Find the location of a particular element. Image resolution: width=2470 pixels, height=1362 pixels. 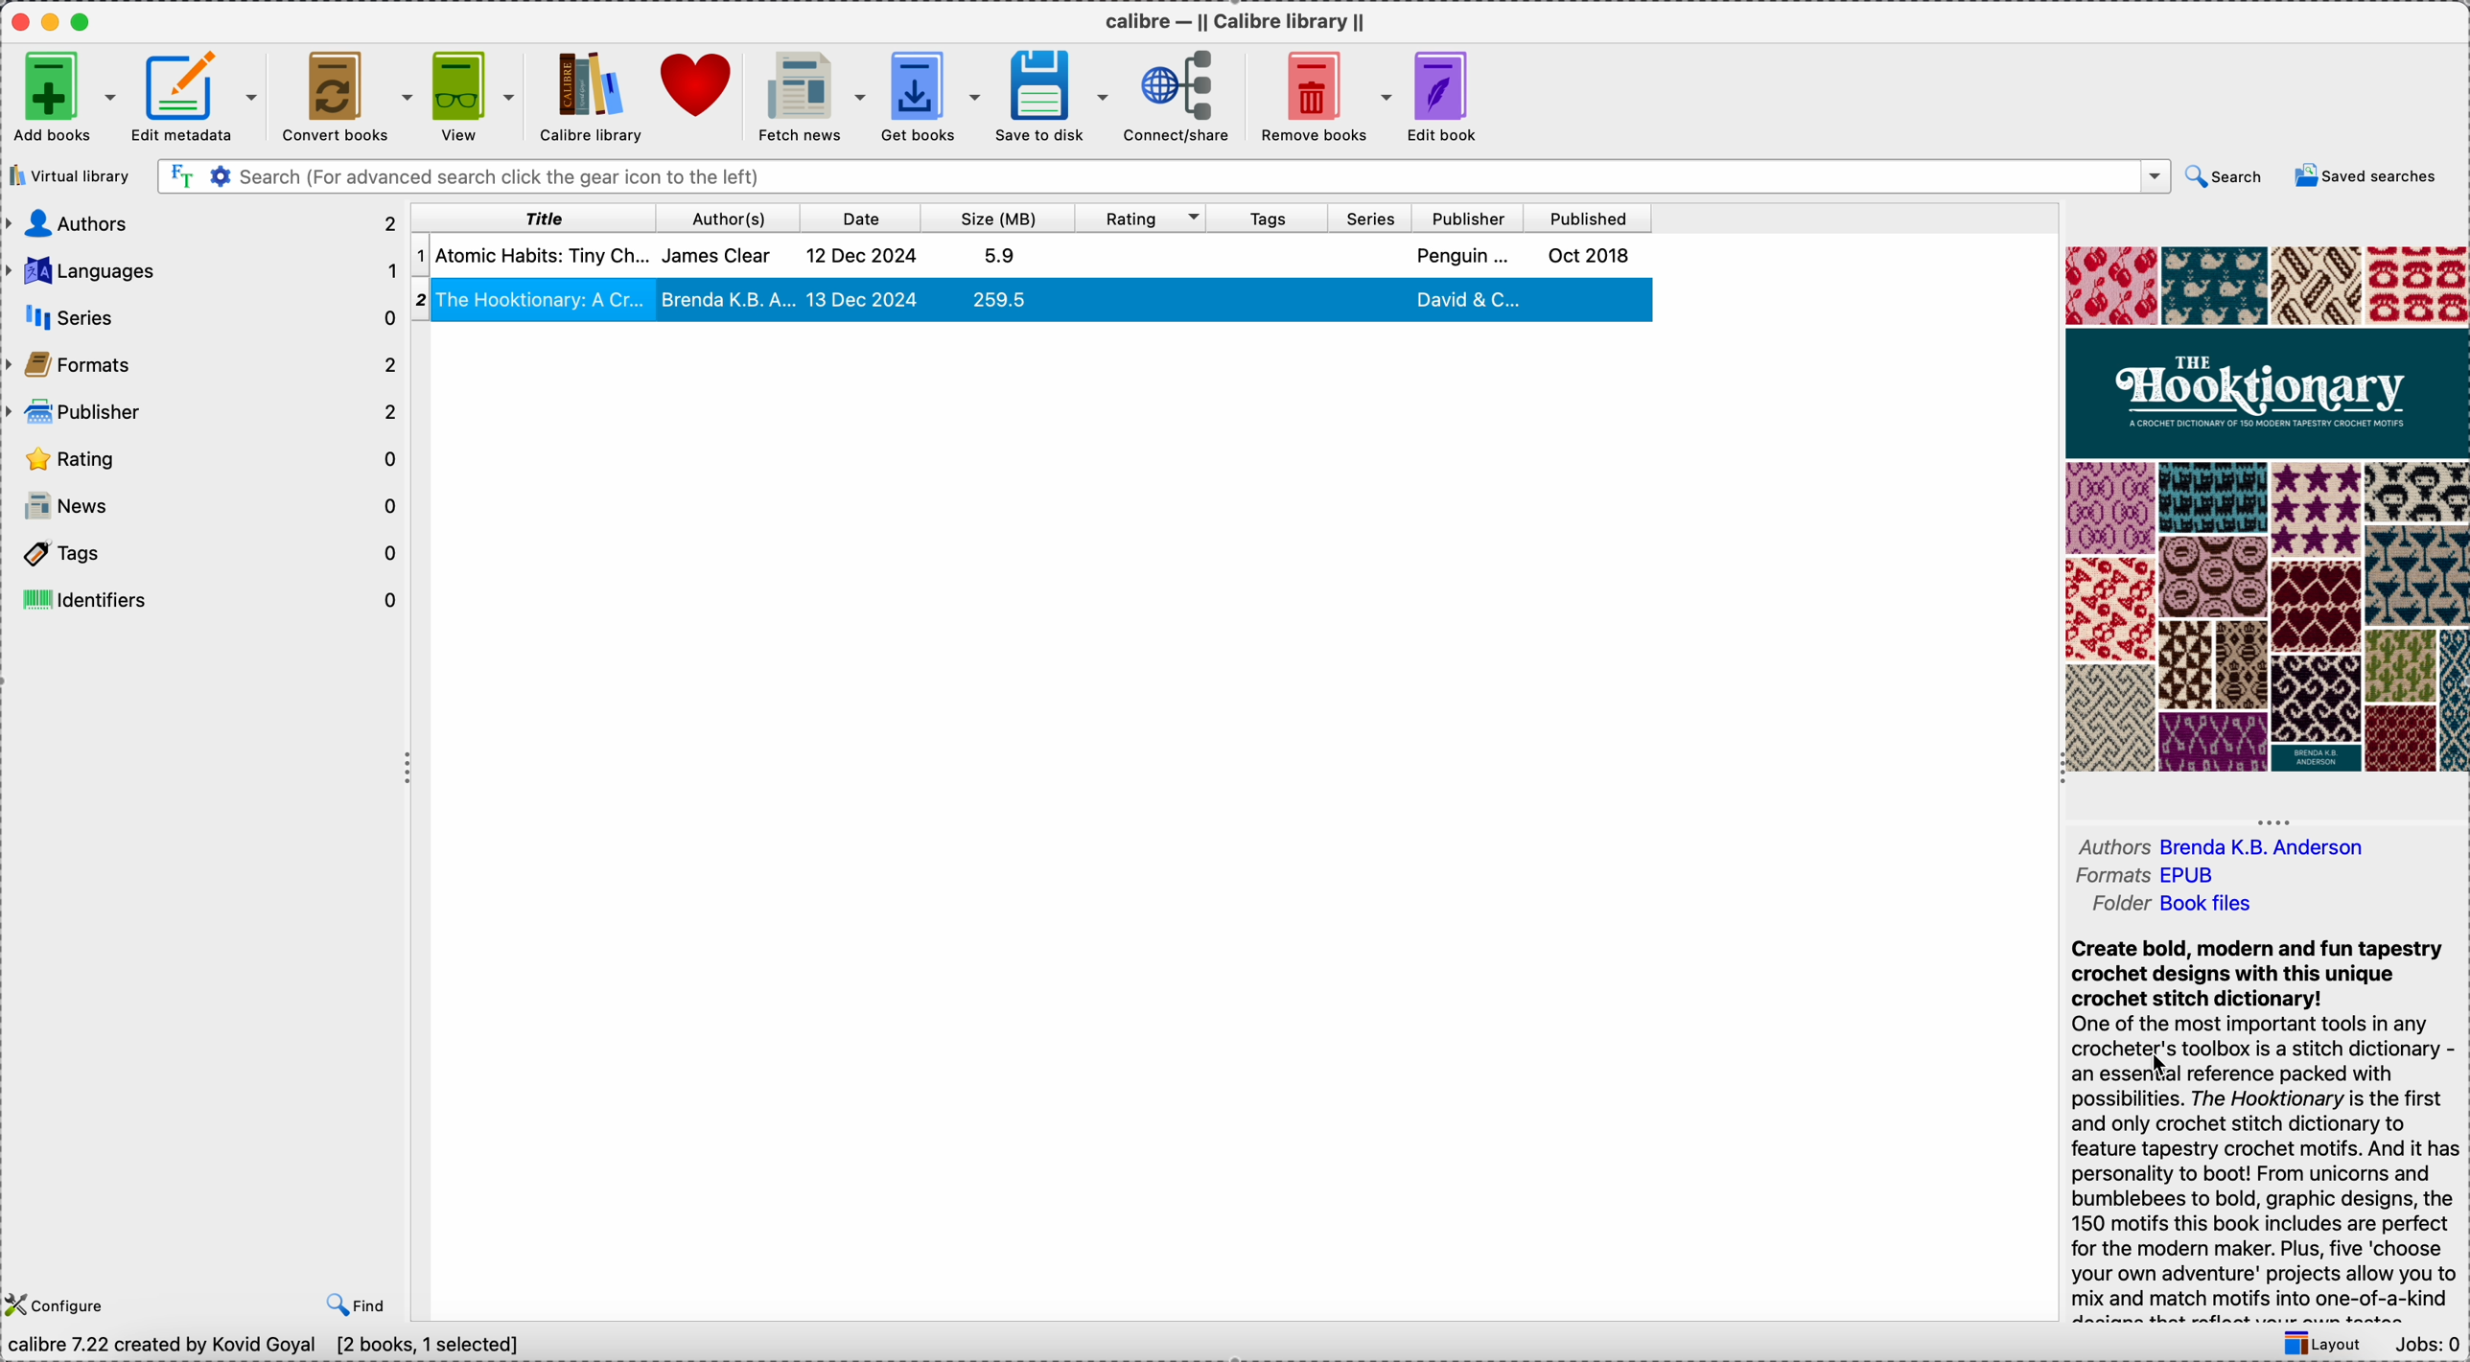

author(s) is located at coordinates (734, 219).